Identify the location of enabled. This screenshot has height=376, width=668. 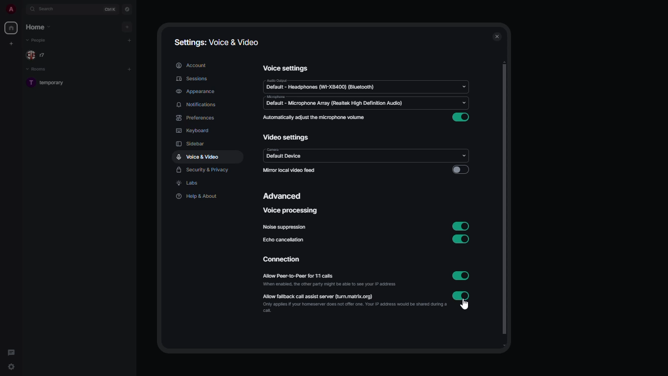
(462, 226).